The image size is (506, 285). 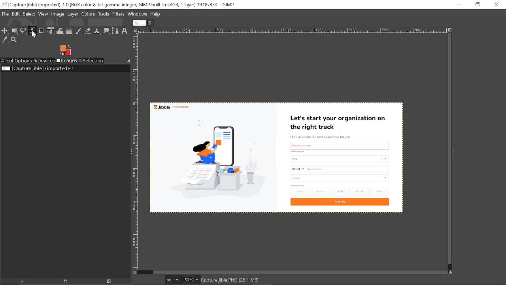 What do you see at coordinates (97, 31) in the screenshot?
I see `Clone tool` at bounding box center [97, 31].